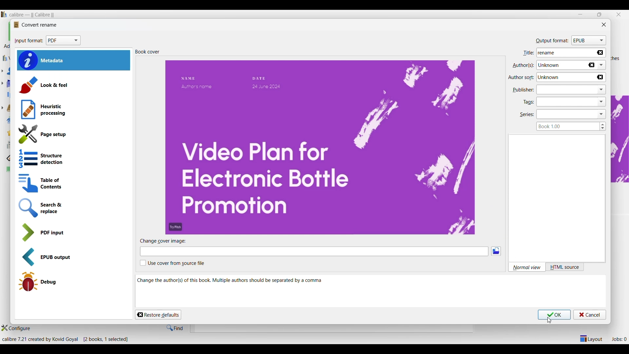 The height and width of the screenshot is (354, 629). I want to click on Change author, so click(314, 291).